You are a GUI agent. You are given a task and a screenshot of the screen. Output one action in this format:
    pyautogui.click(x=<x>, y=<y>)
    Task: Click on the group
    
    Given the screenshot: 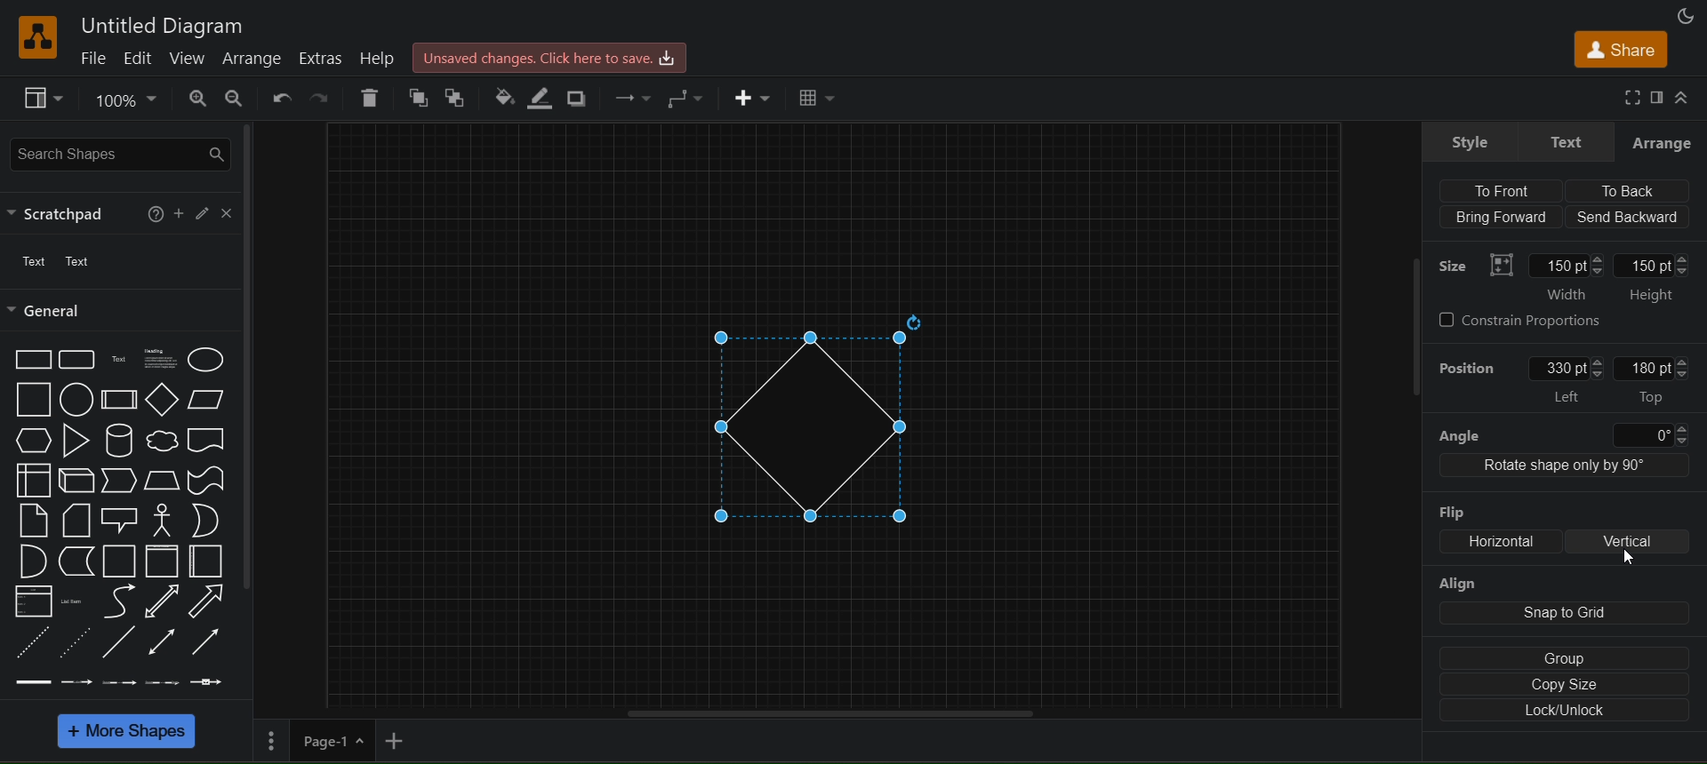 What is the action you would take?
    pyautogui.click(x=1565, y=659)
    